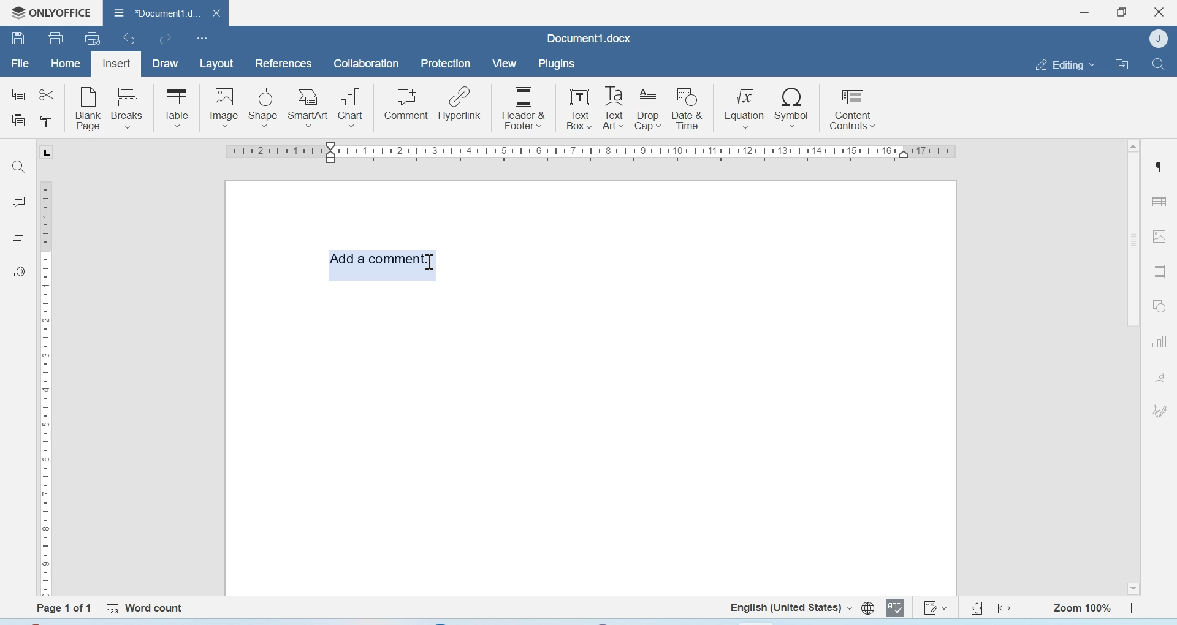 The height and width of the screenshot is (625, 1177). Describe the element at coordinates (93, 38) in the screenshot. I see `Quick print` at that location.